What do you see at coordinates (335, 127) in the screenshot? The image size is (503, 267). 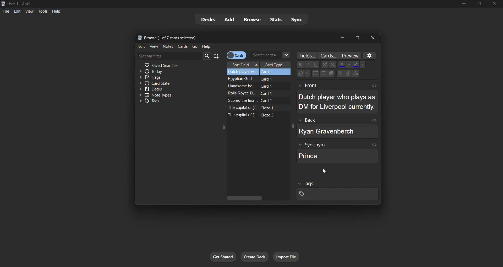 I see `selected card back data` at bounding box center [335, 127].